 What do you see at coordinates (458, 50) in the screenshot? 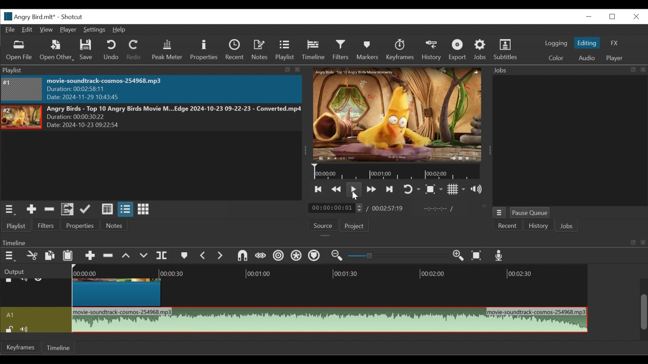
I see `Exort` at bounding box center [458, 50].